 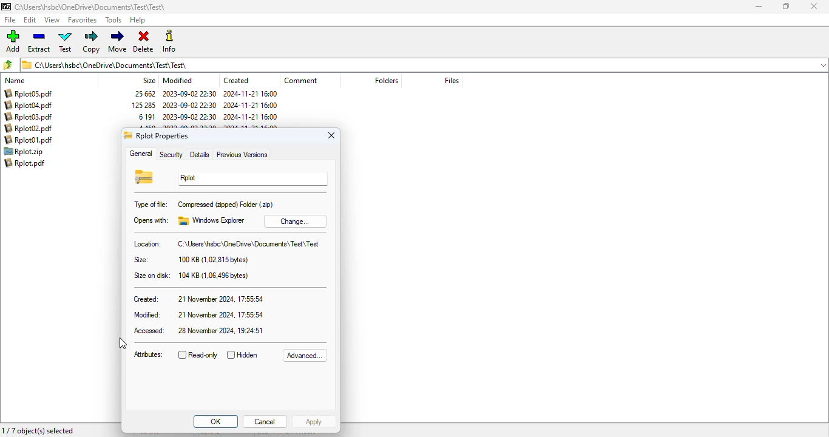 What do you see at coordinates (27, 152) in the screenshot?
I see `Rplot.zip` at bounding box center [27, 152].